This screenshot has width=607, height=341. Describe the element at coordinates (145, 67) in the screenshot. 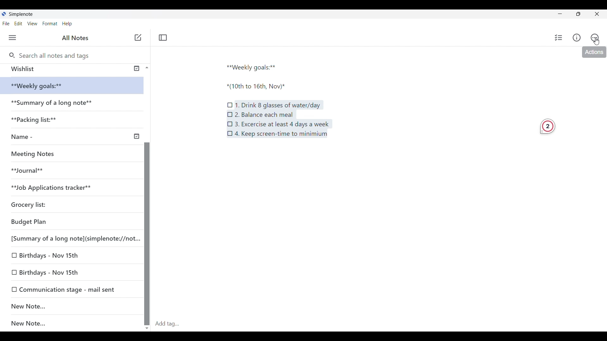

I see `Scroll up button` at that location.